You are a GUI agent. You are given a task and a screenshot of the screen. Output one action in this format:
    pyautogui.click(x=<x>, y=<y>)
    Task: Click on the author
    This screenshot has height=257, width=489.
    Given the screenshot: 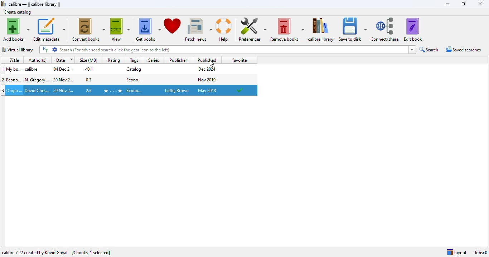 What is the action you would take?
    pyautogui.click(x=37, y=69)
    